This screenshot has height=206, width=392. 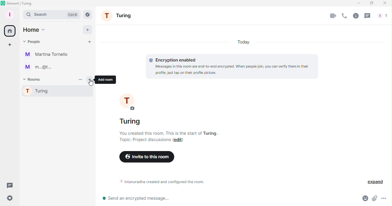 What do you see at coordinates (374, 200) in the screenshot?
I see `Attachment` at bounding box center [374, 200].